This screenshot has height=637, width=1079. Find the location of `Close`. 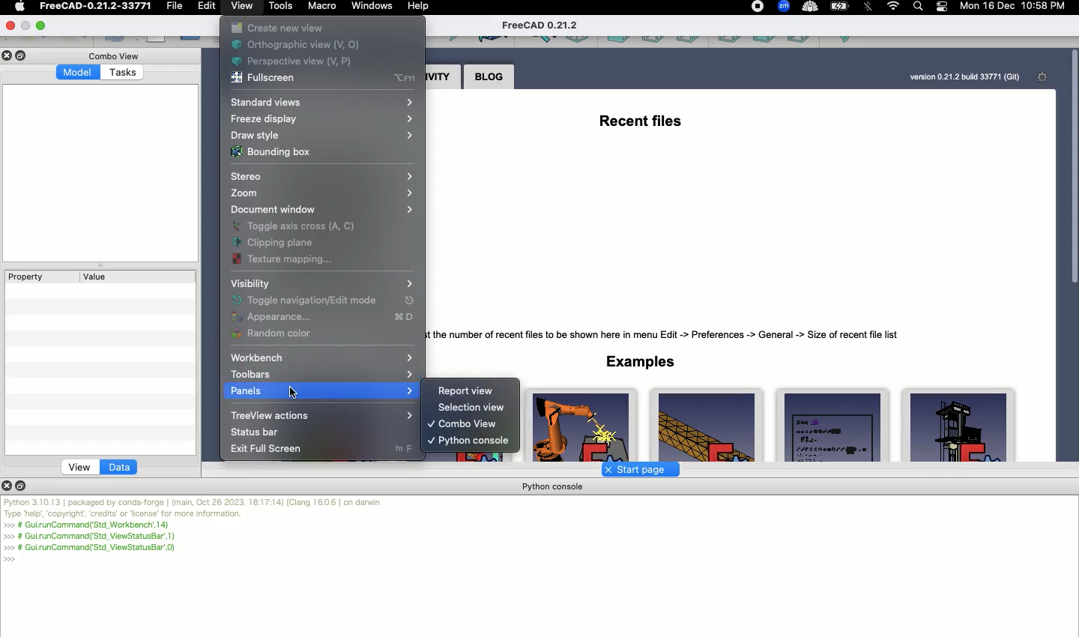

Close is located at coordinates (8, 485).